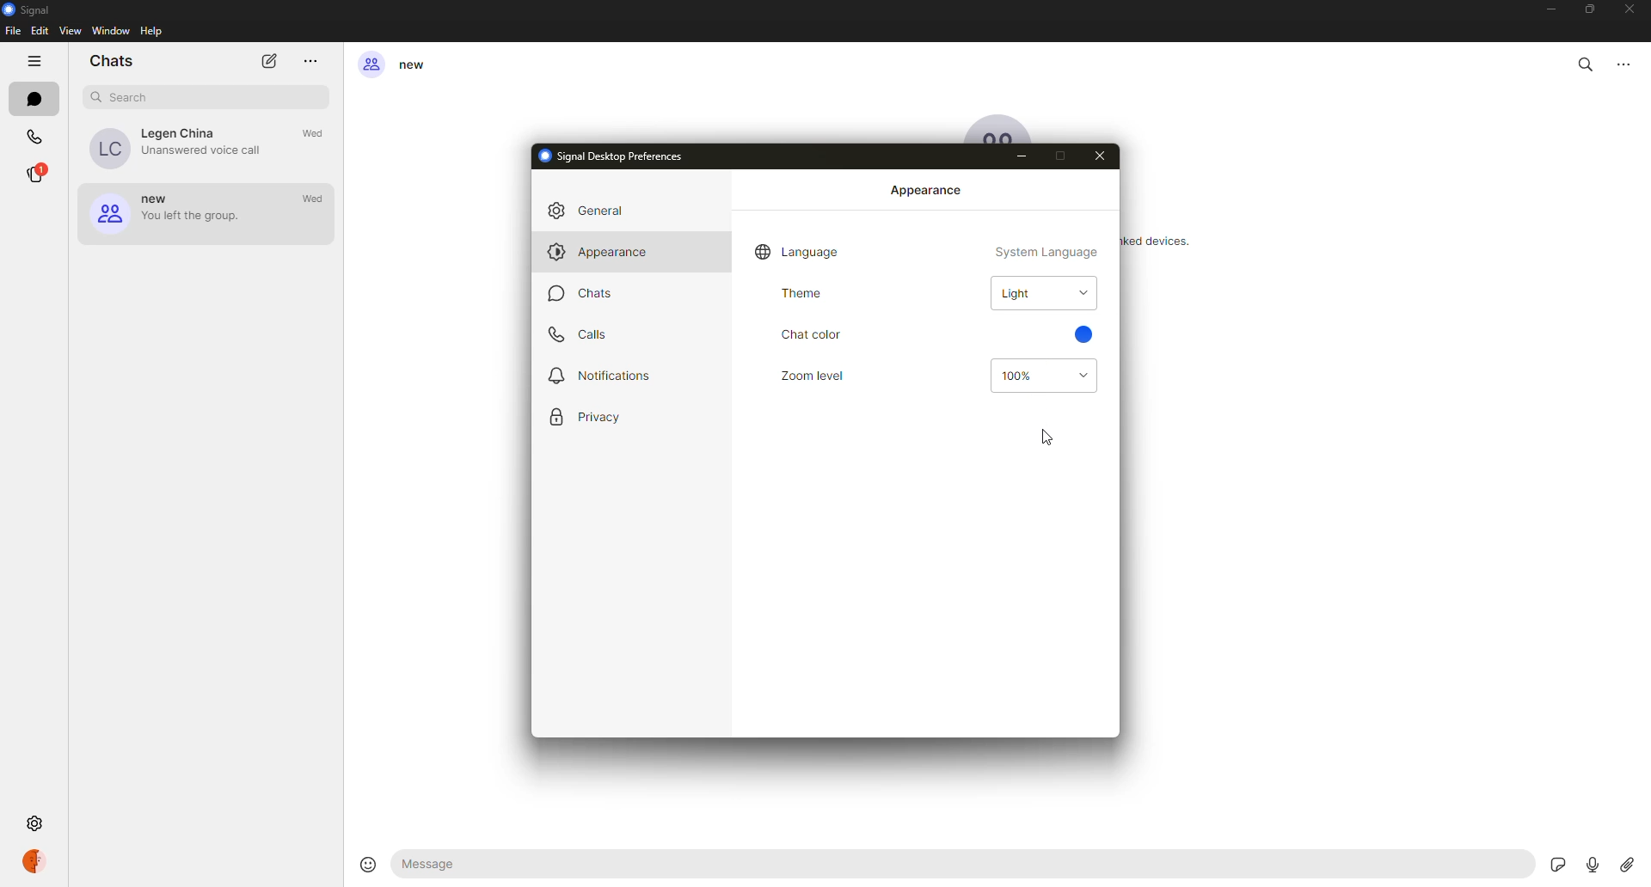 The image size is (1651, 887). What do you see at coordinates (183, 148) in the screenshot?
I see `Legen China` at bounding box center [183, 148].